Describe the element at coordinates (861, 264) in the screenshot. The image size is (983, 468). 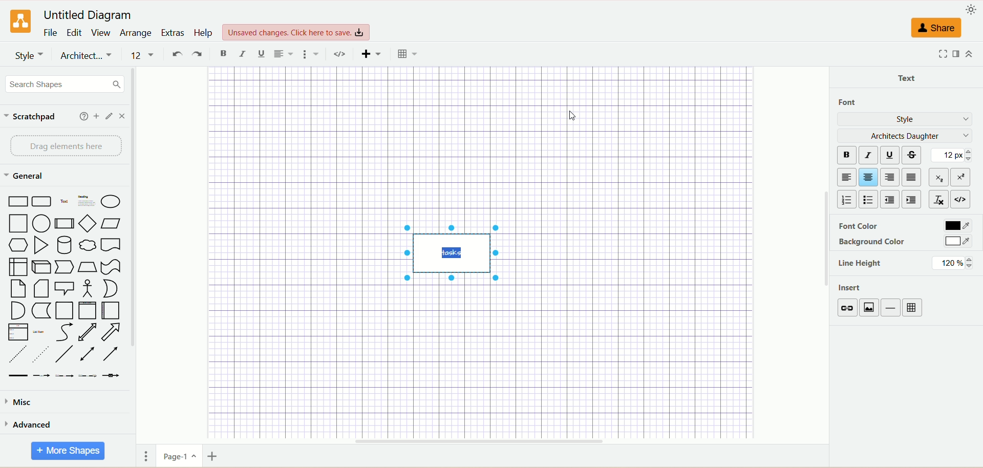
I see `line height` at that location.